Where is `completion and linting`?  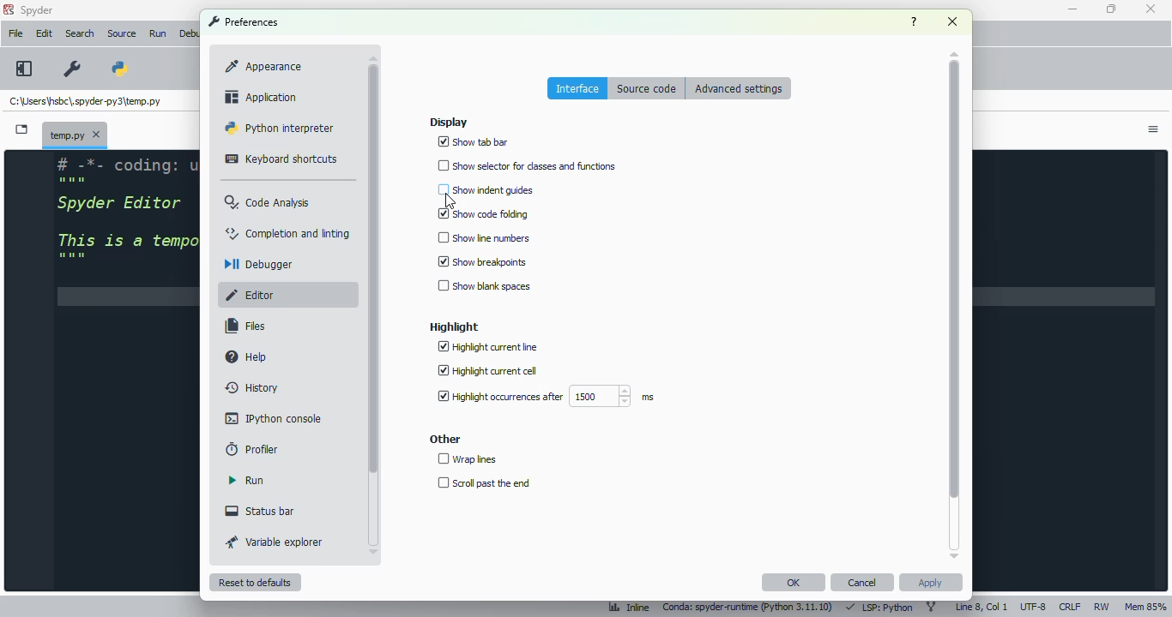
completion and linting is located at coordinates (287, 233).